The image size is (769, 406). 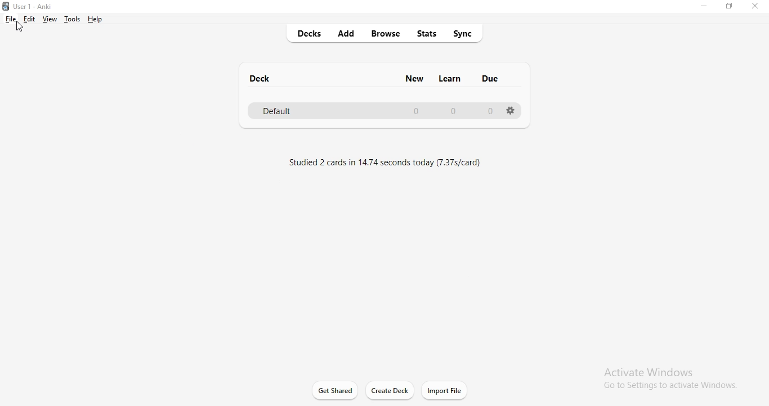 I want to click on view, so click(x=50, y=19).